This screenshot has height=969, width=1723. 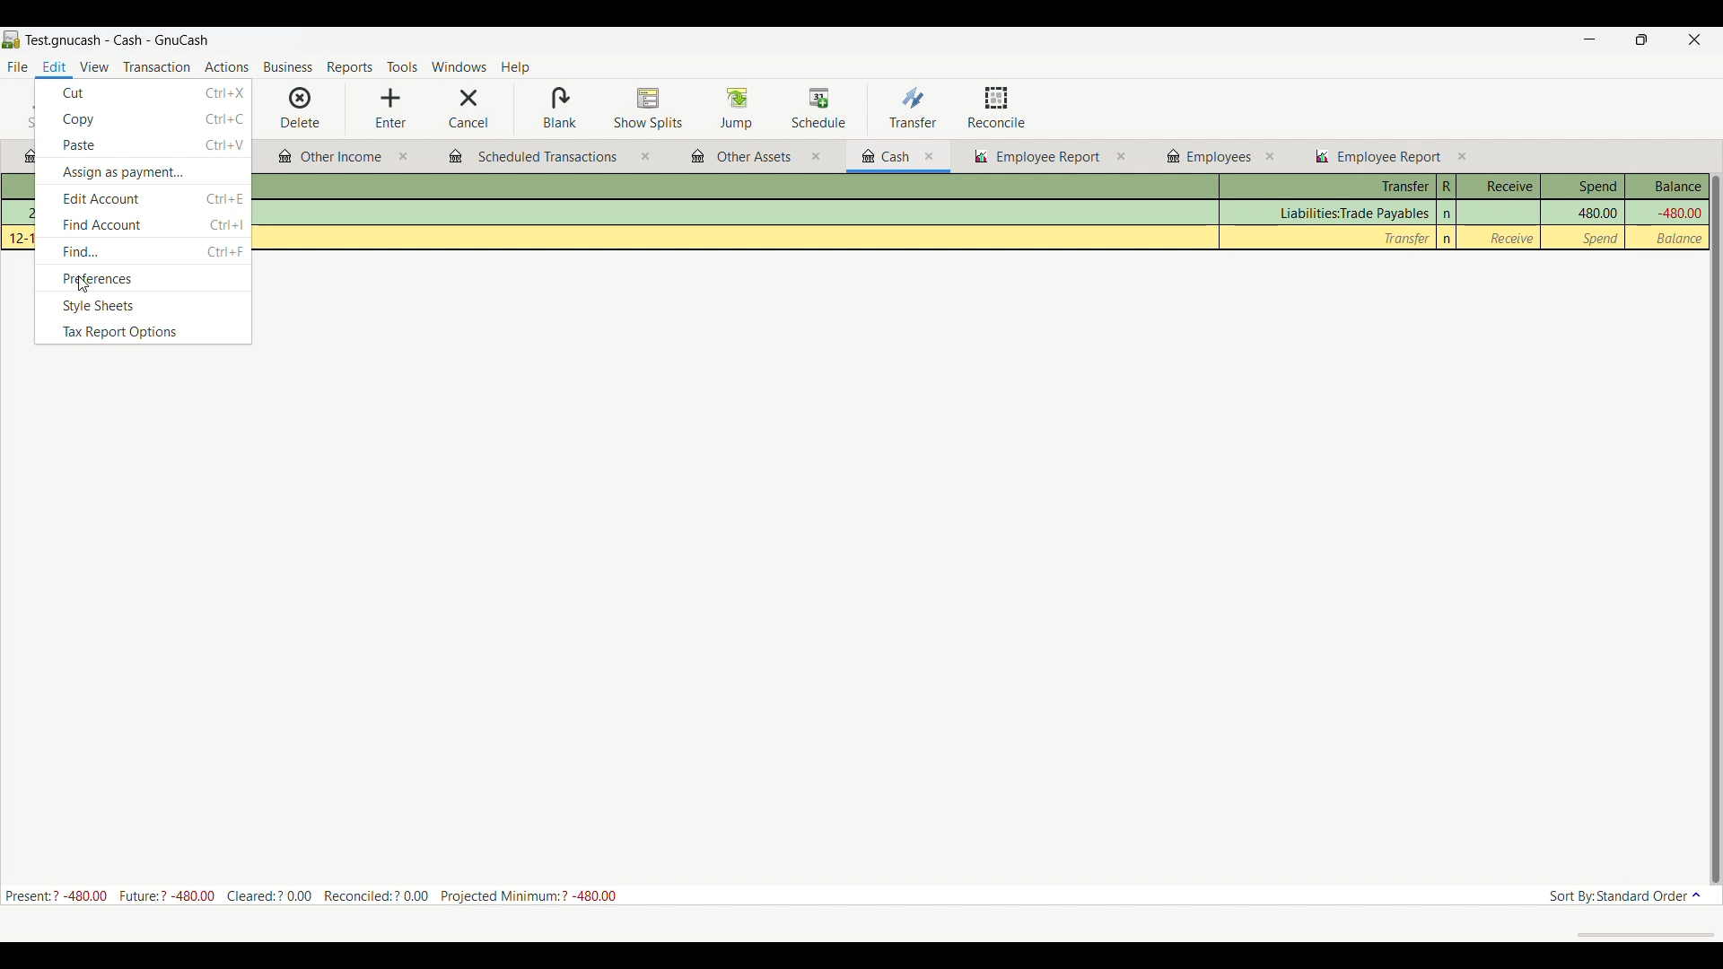 What do you see at coordinates (1511, 238) in the screenshot?
I see `Receive column` at bounding box center [1511, 238].